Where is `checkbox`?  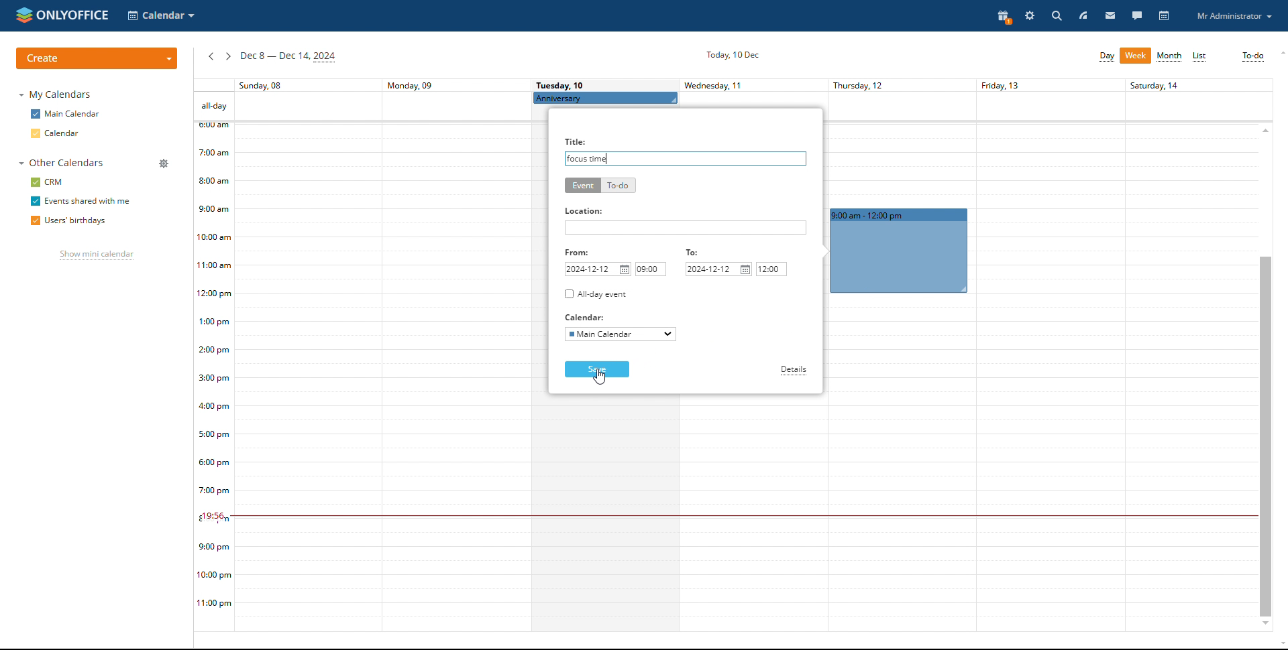 checkbox is located at coordinates (34, 182).